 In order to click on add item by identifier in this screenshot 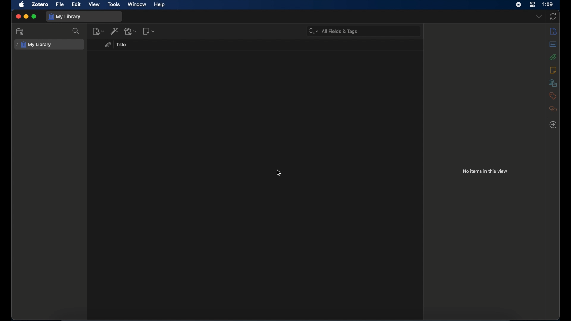, I will do `click(114, 31)`.